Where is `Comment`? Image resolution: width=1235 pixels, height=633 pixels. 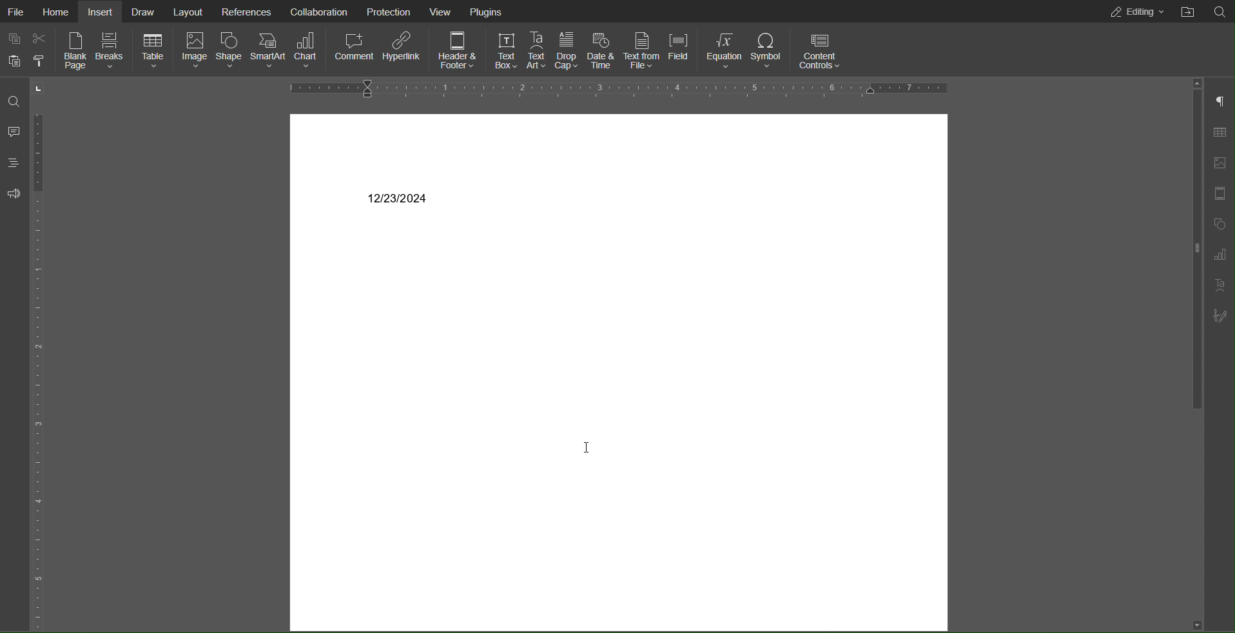
Comment is located at coordinates (356, 50).